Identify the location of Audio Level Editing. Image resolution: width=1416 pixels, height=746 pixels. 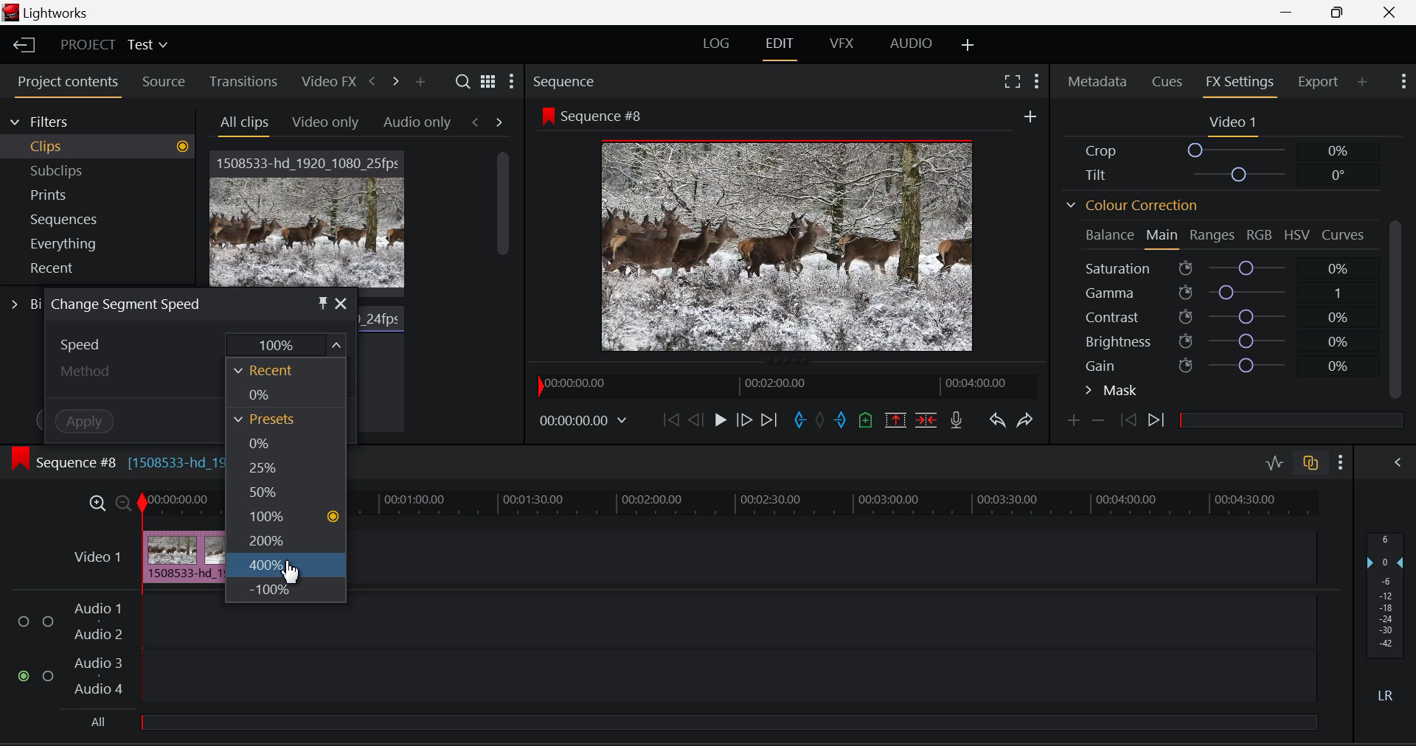
(1274, 462).